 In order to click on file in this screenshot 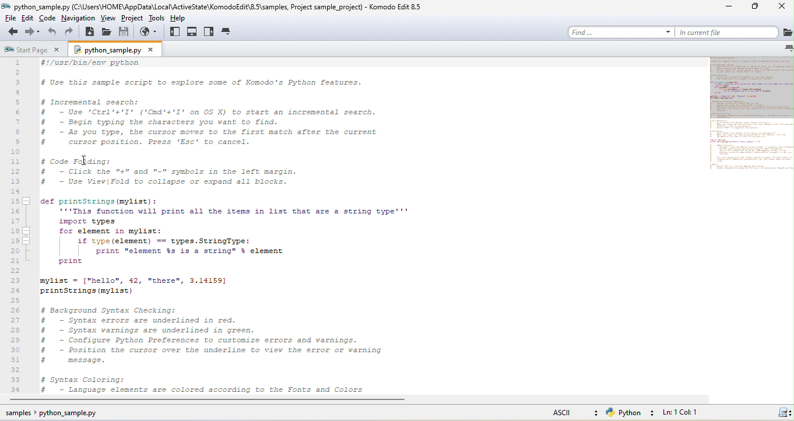, I will do `click(10, 20)`.